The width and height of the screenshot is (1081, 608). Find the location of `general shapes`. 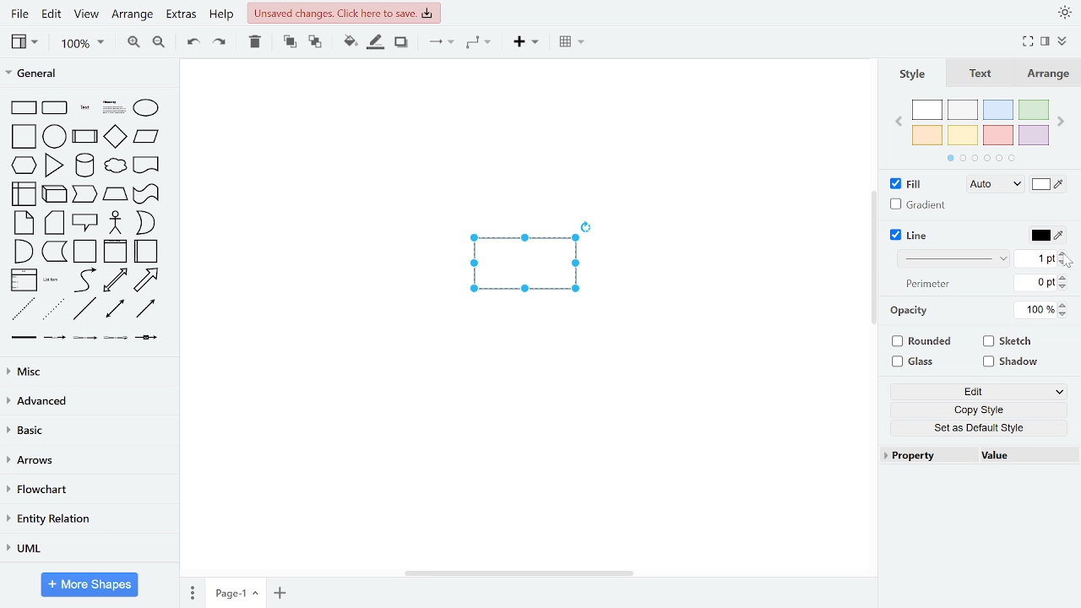

general shapes is located at coordinates (24, 336).